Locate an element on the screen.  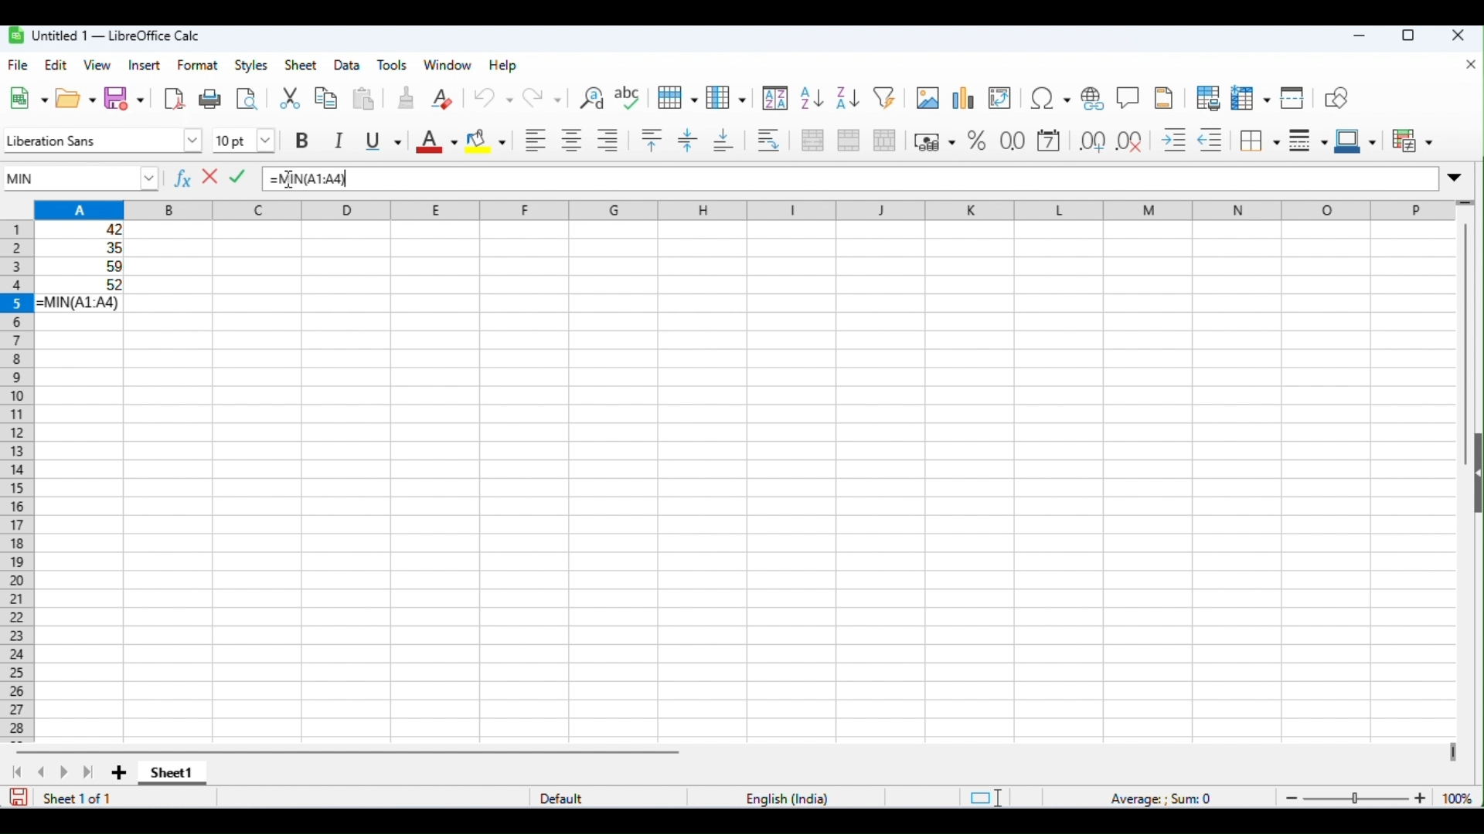
minimize is located at coordinates (1360, 37).